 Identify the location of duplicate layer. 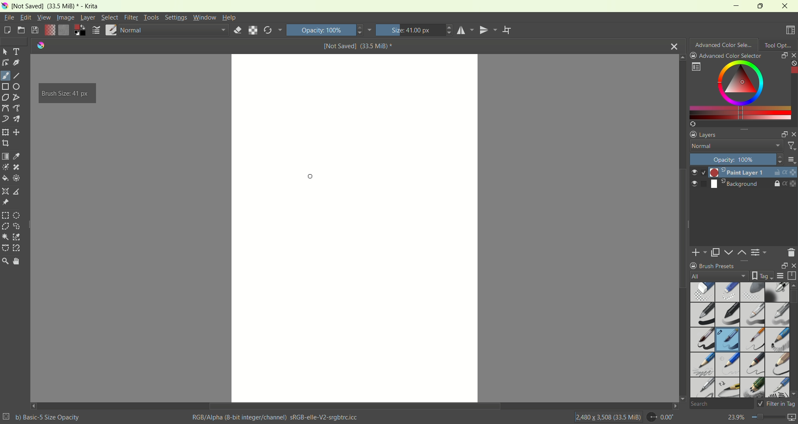
(716, 252).